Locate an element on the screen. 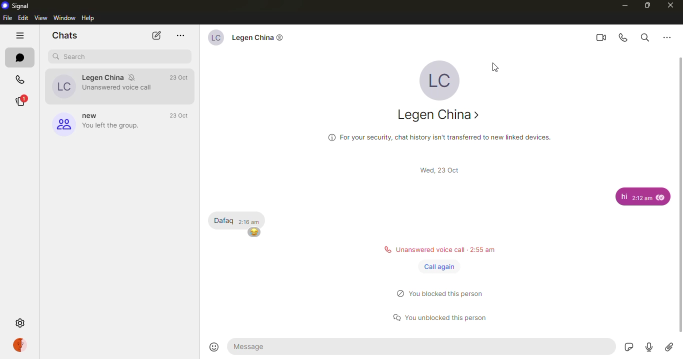  chats is located at coordinates (20, 57).